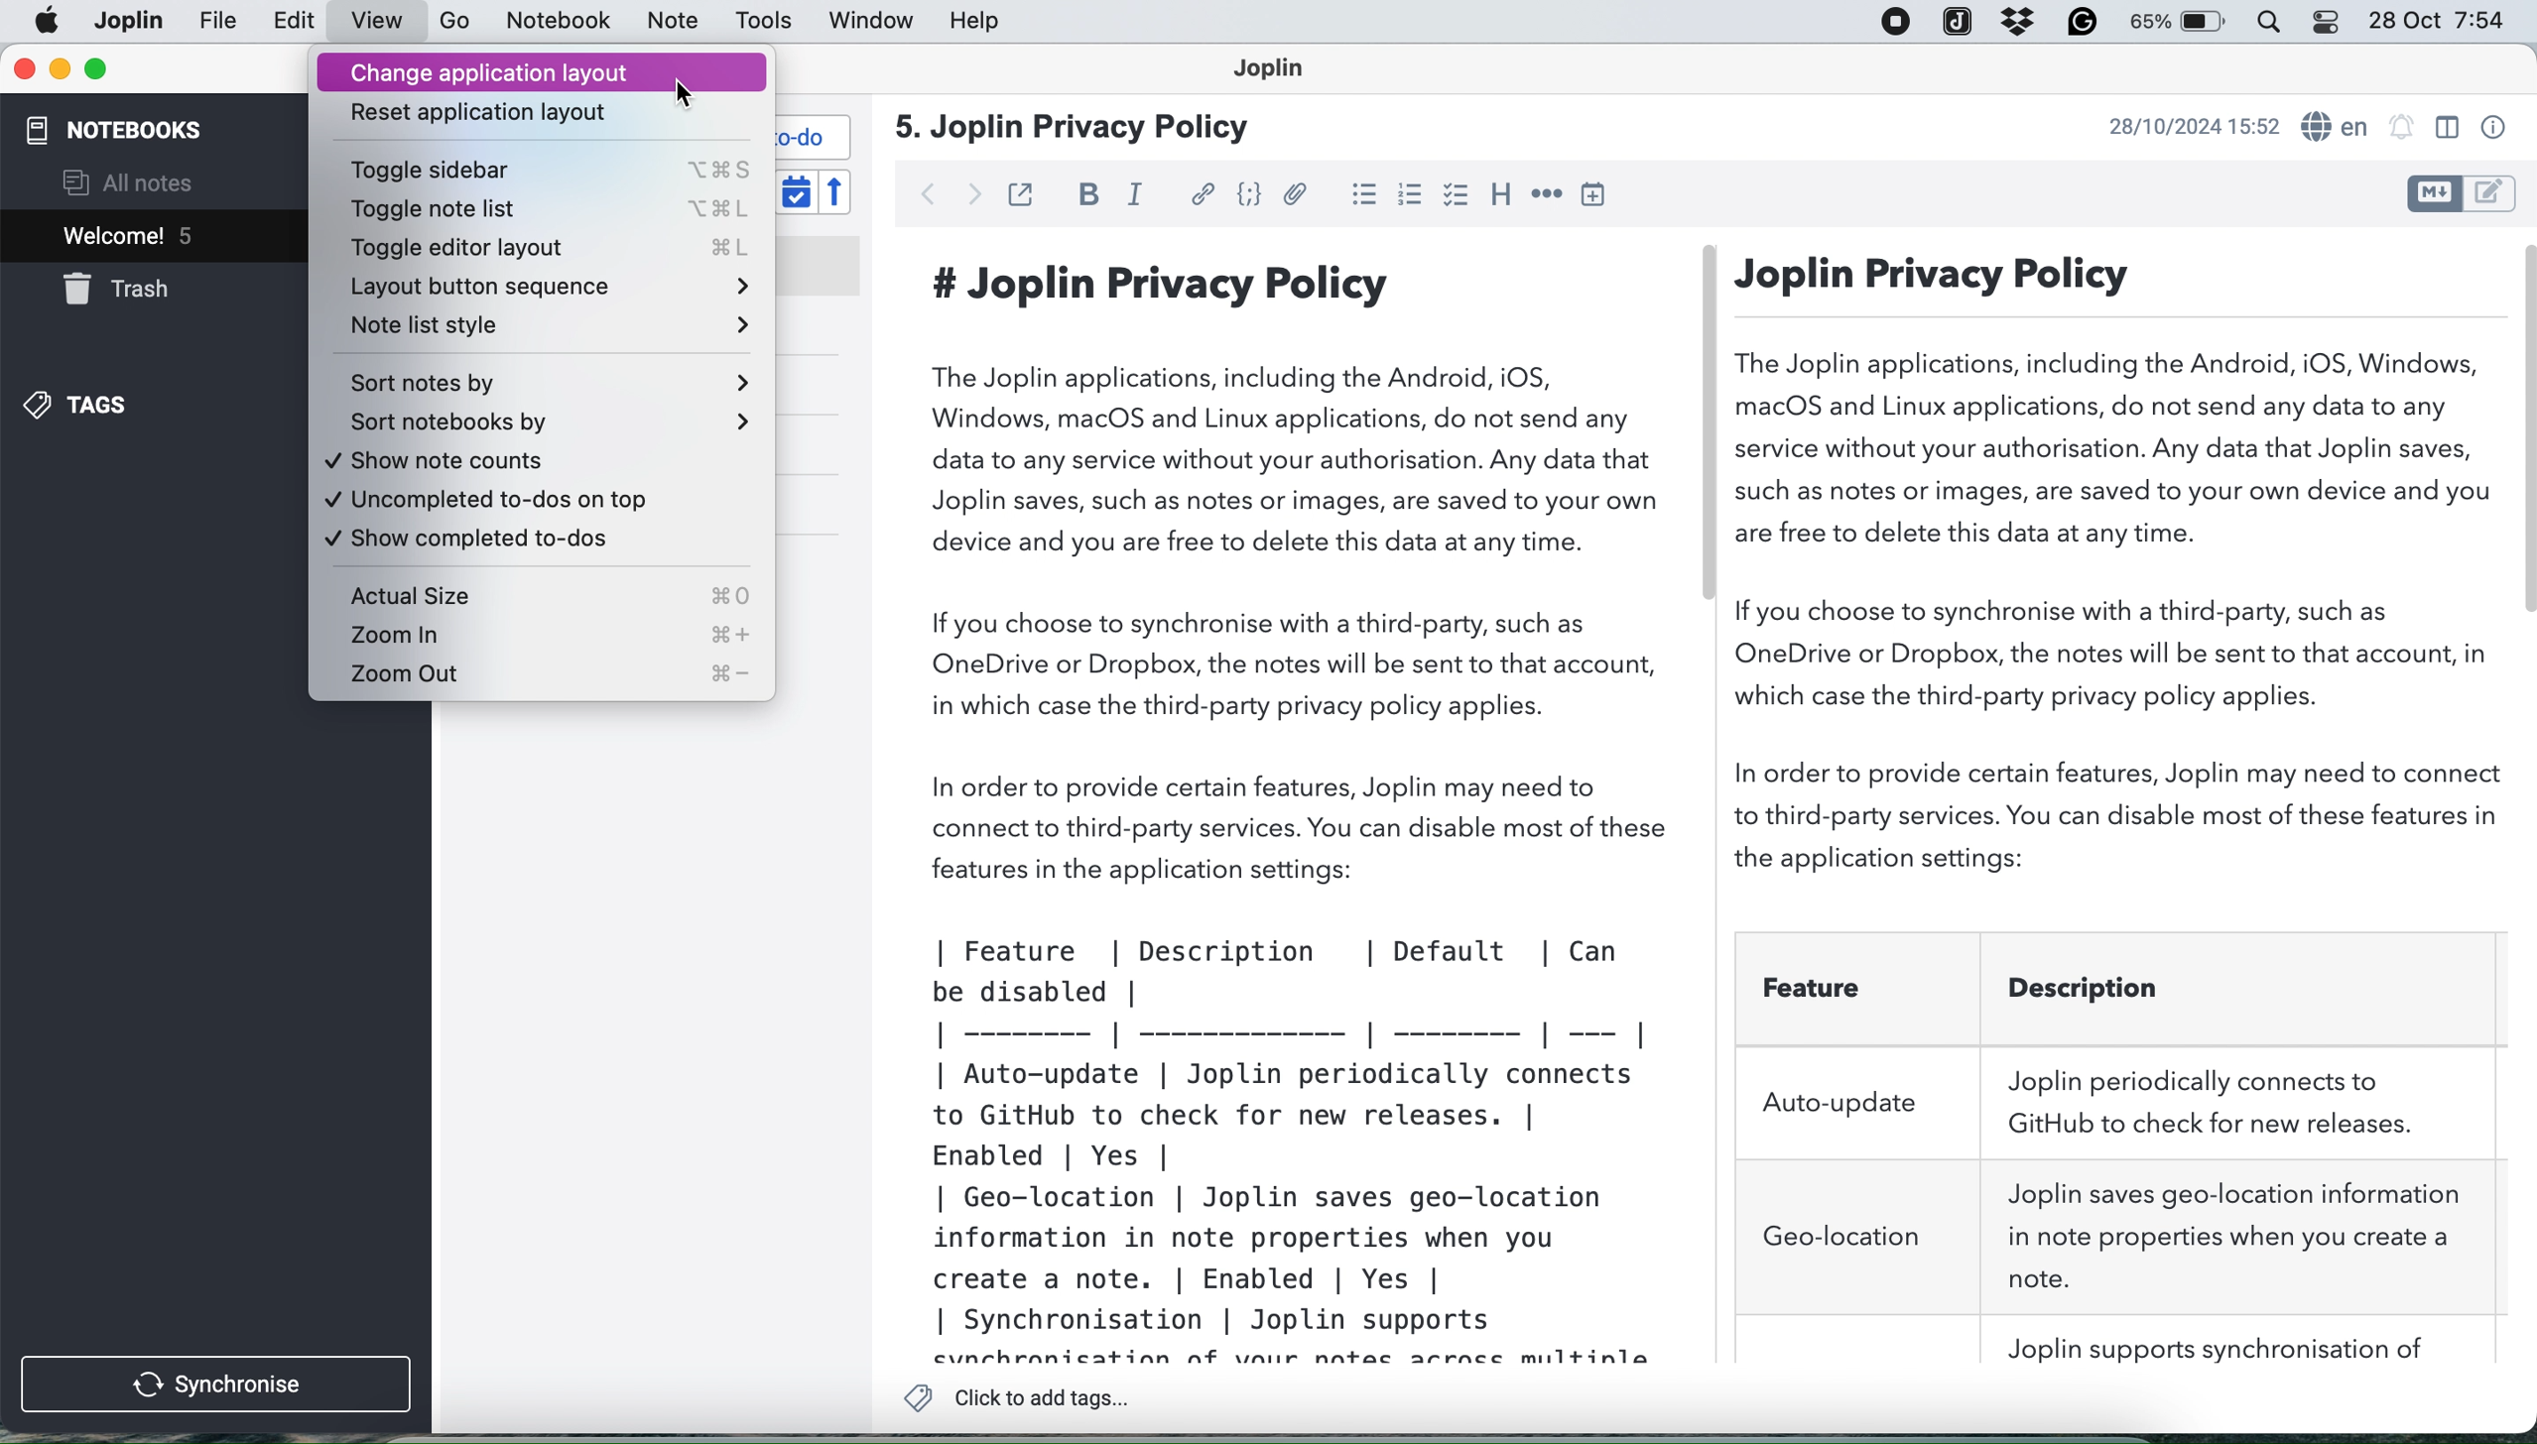 This screenshot has width=2537, height=1444. What do you see at coordinates (765, 22) in the screenshot?
I see `tools` at bounding box center [765, 22].